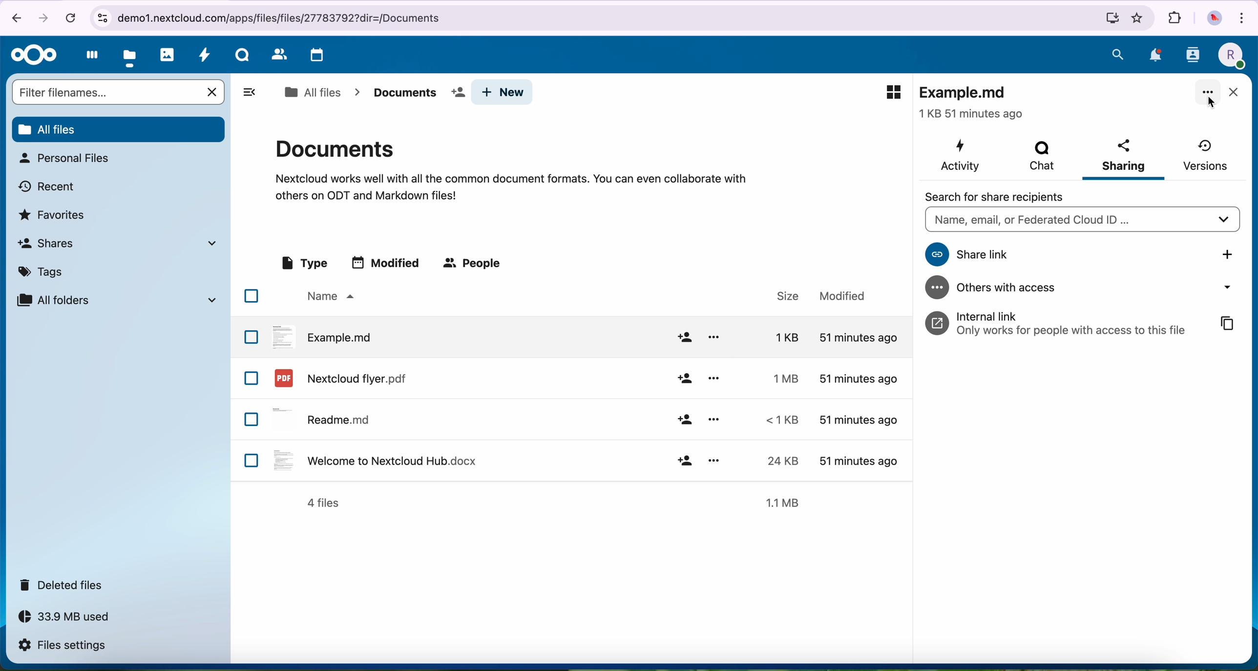 Image resolution: width=1258 pixels, height=671 pixels. What do you see at coordinates (106, 92) in the screenshot?
I see `search bar` at bounding box center [106, 92].